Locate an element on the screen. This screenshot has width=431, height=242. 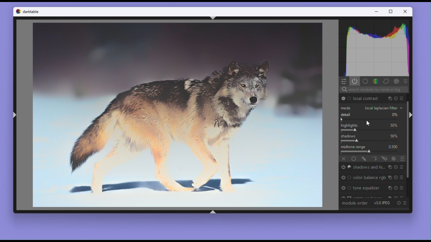
Image is located at coordinates (177, 116).